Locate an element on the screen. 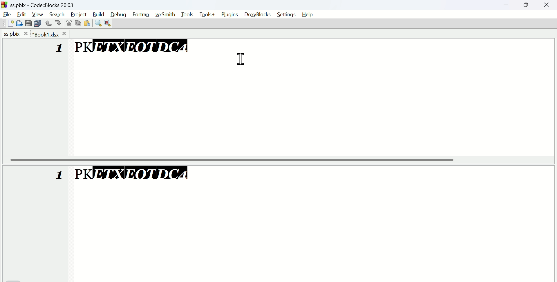 This screenshot has width=557, height=282. Fortran is located at coordinates (143, 15).